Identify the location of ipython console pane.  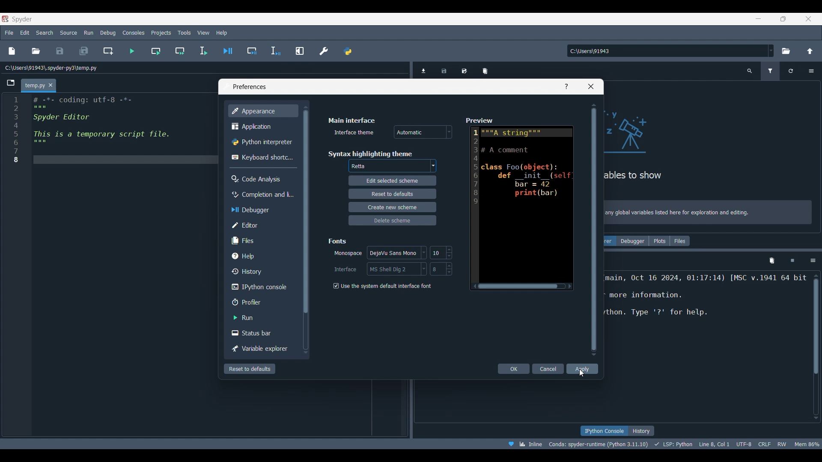
(706, 304).